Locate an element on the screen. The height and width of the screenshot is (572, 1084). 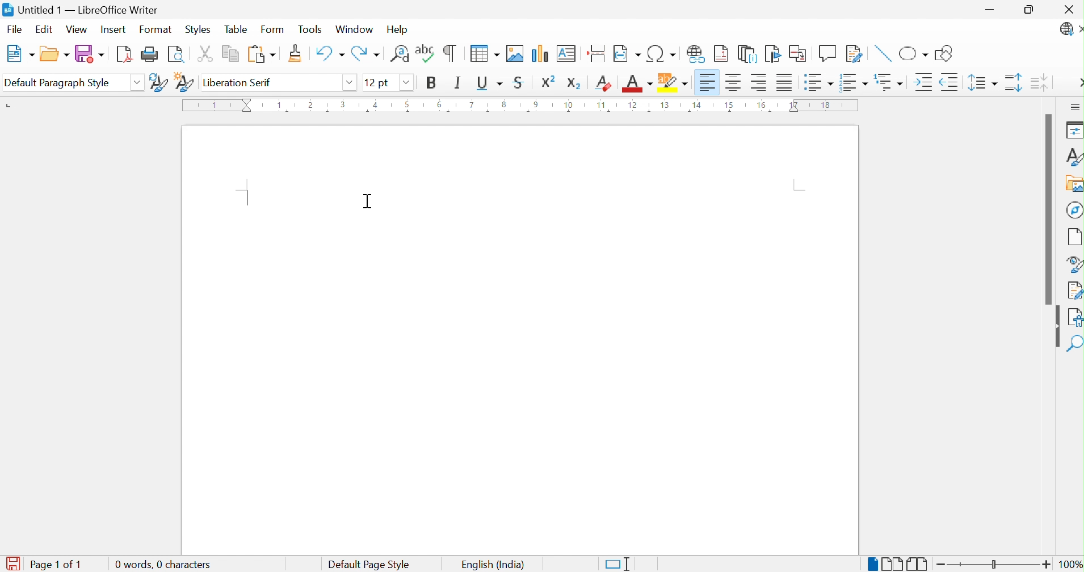
Minimize is located at coordinates (991, 10).